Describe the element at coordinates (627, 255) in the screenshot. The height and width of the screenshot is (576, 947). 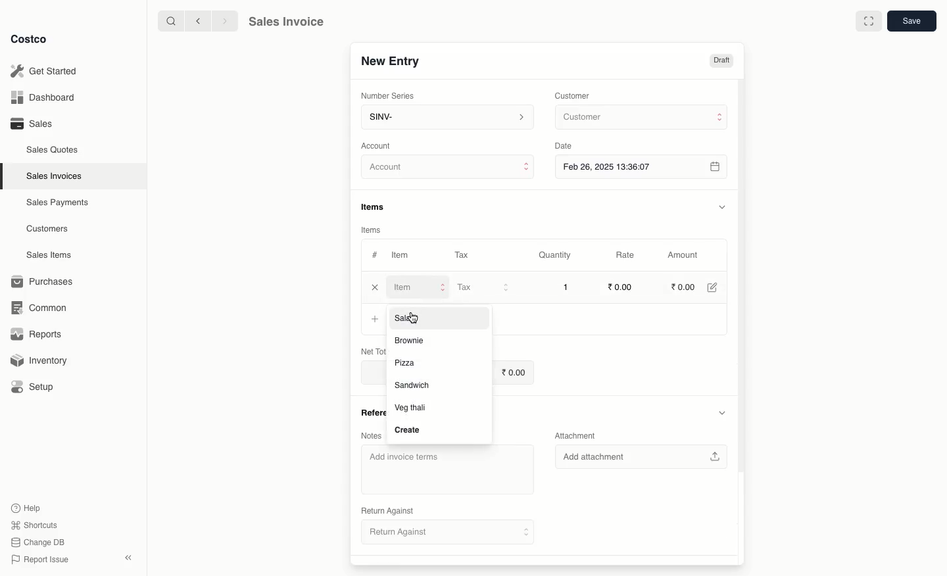
I see `Rate` at that location.